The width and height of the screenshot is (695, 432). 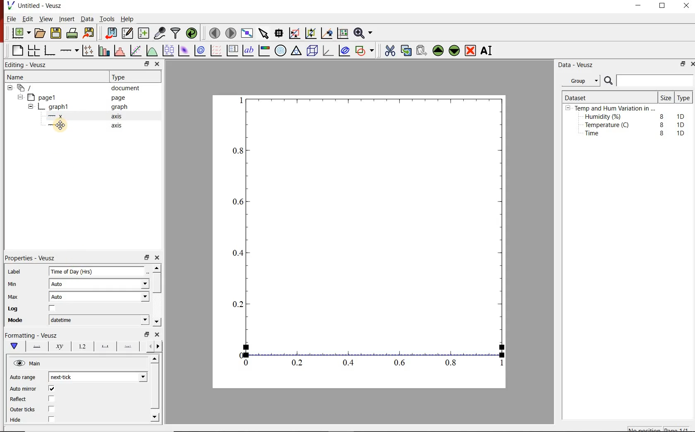 I want to click on restore down, so click(x=145, y=334).